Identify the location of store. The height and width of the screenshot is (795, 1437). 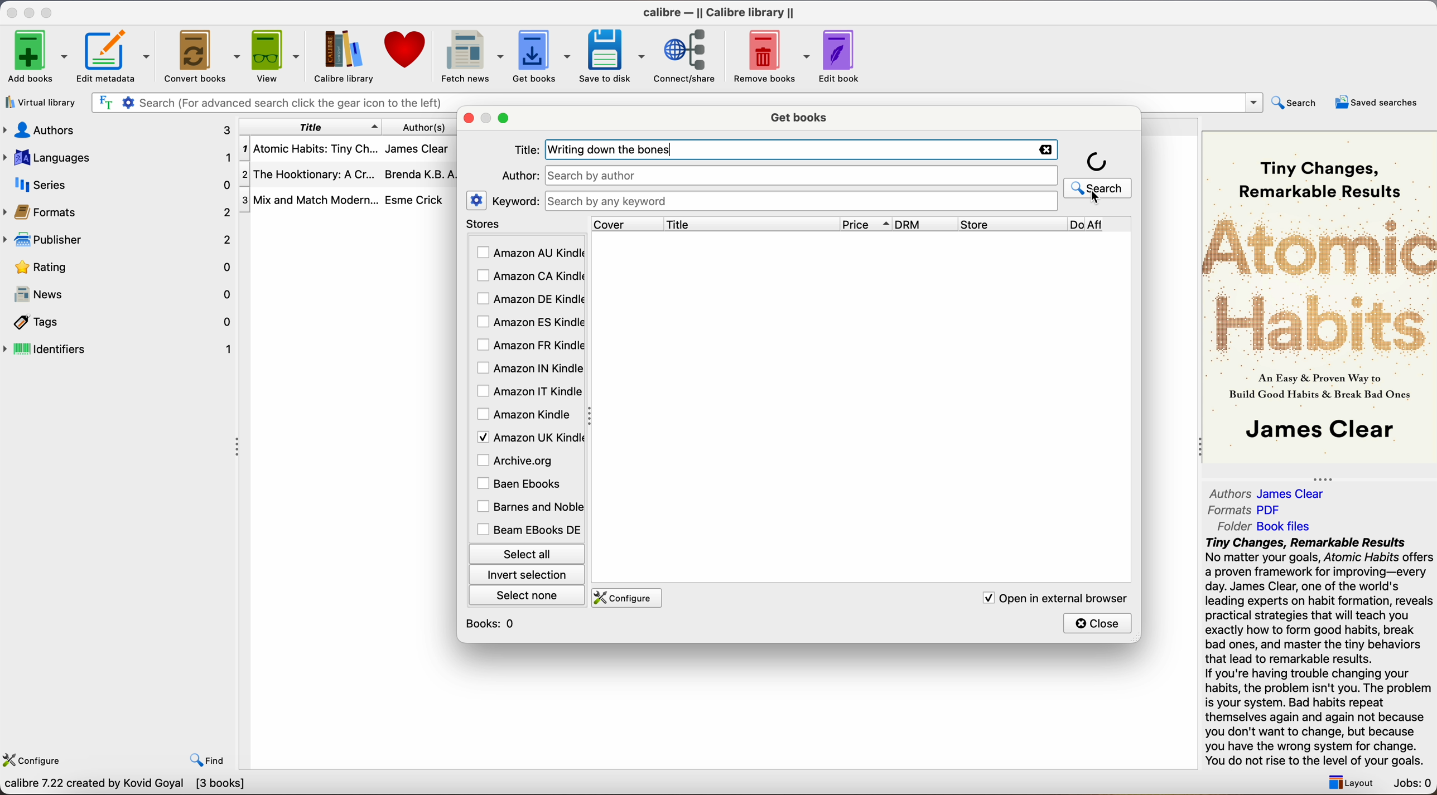
(1011, 224).